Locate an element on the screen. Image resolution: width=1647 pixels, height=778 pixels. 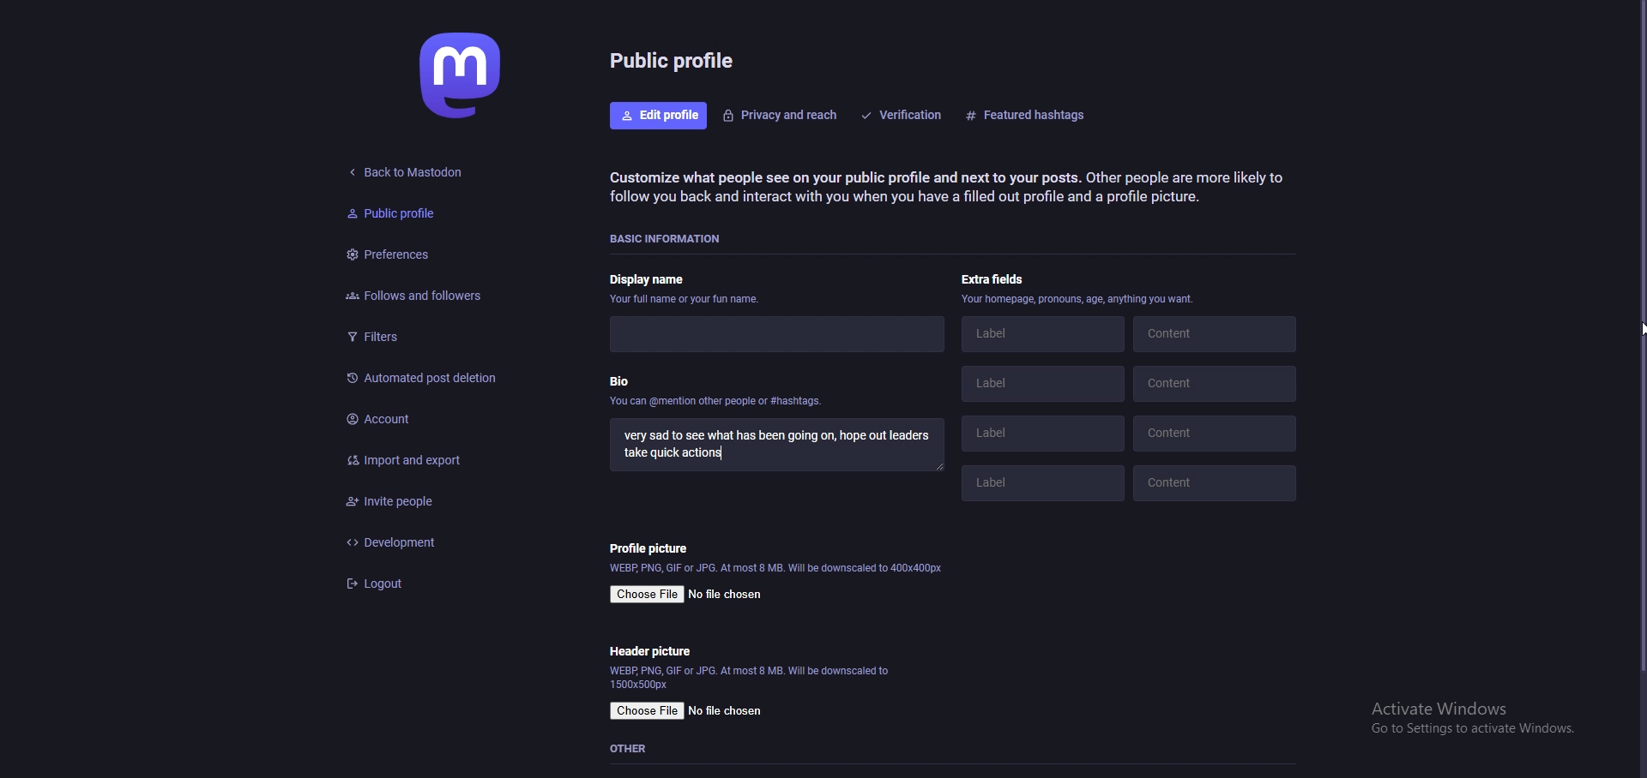
choose file is located at coordinates (649, 711).